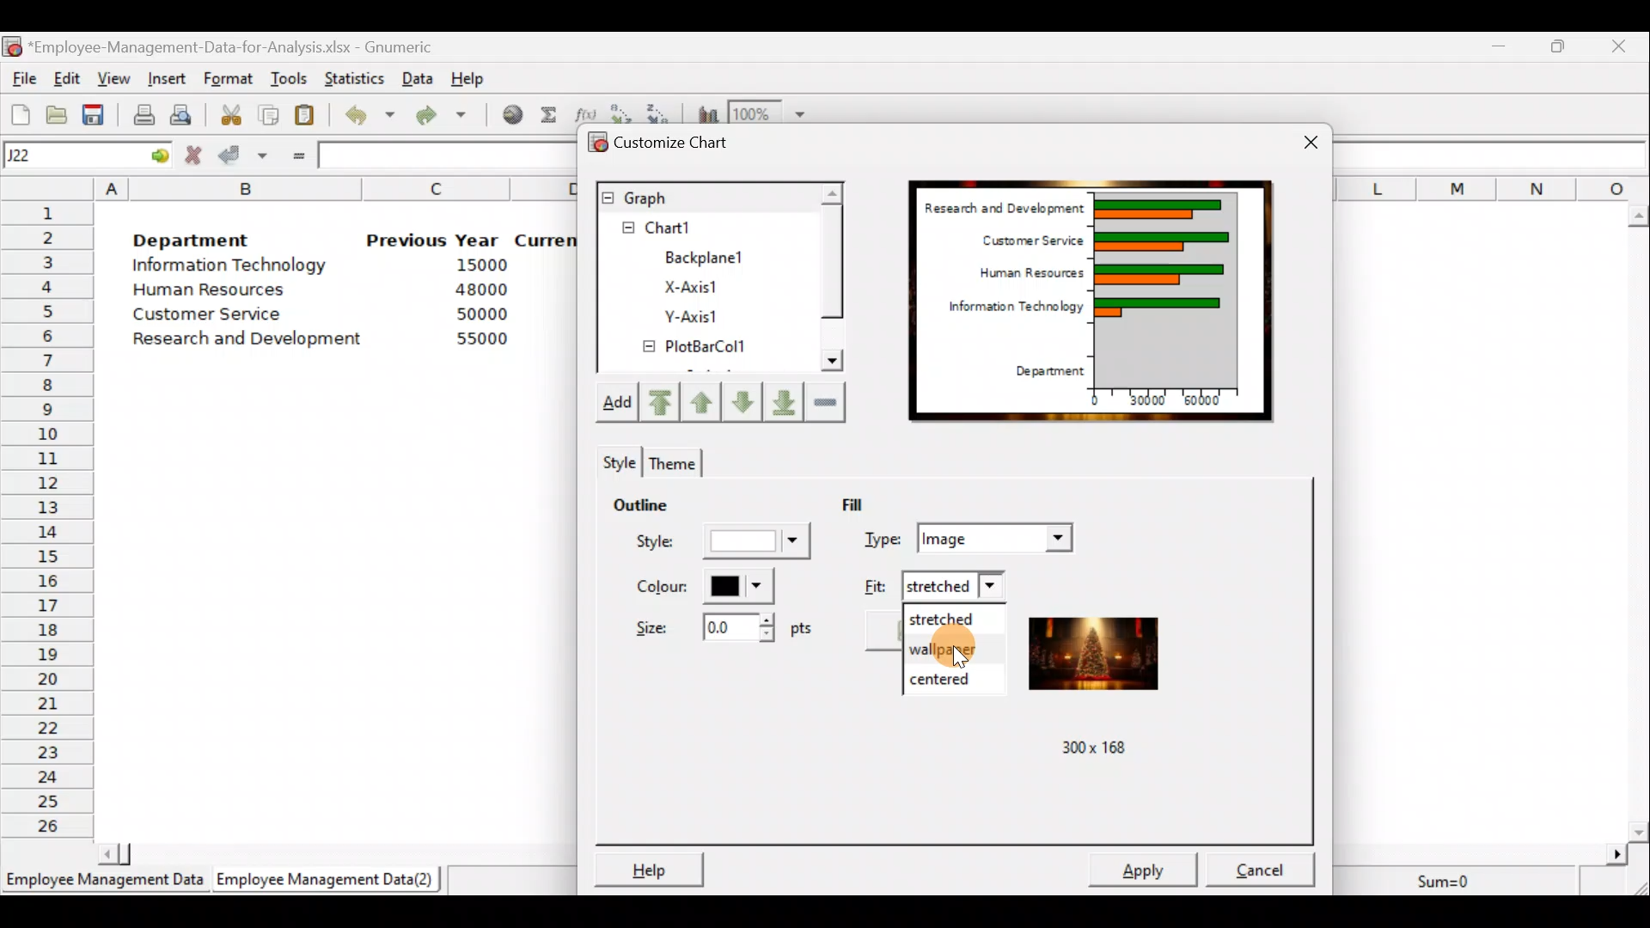 This screenshot has height=928, width=1650. What do you see at coordinates (356, 74) in the screenshot?
I see `Statistics` at bounding box center [356, 74].